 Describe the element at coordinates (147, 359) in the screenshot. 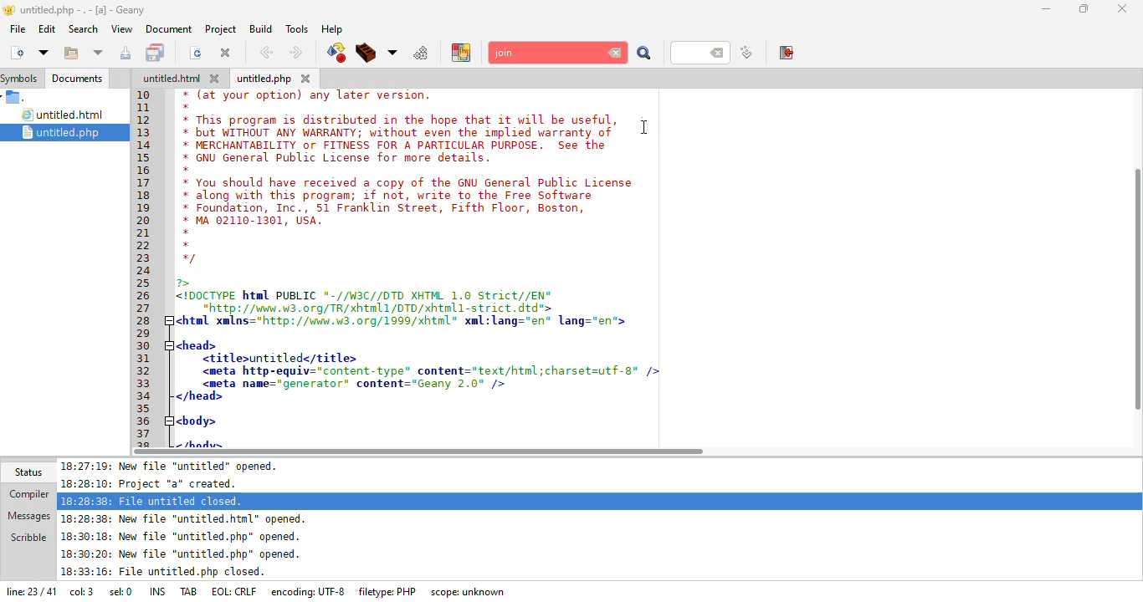

I see `31` at that location.